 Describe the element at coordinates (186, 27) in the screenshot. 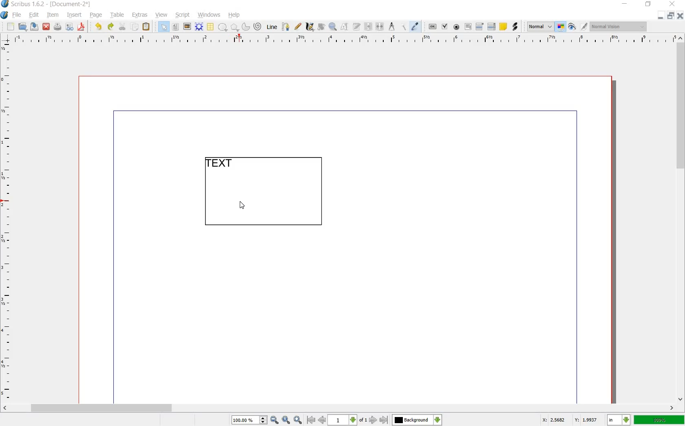

I see `image frame` at that location.